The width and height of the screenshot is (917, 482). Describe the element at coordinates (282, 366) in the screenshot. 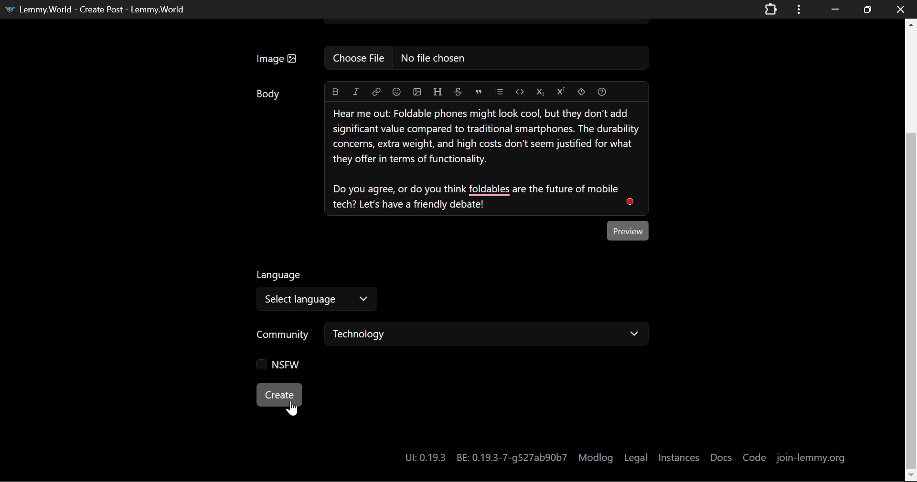

I see `NSFW Checkbox` at that location.